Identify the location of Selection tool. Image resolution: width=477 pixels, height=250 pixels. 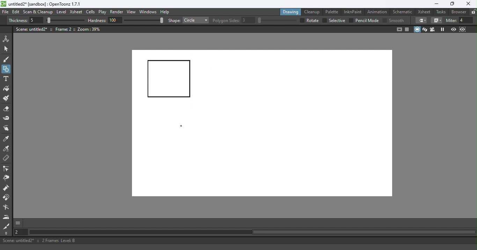
(7, 49).